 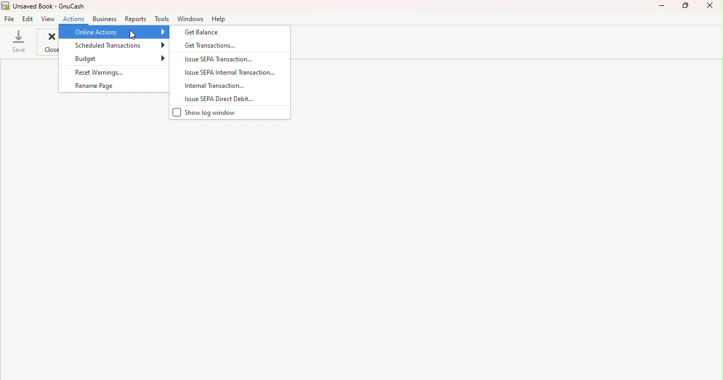 What do you see at coordinates (48, 19) in the screenshot?
I see `view` at bounding box center [48, 19].